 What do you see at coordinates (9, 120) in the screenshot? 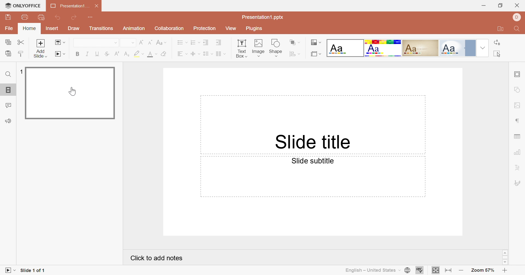
I see `Feedback and support` at bounding box center [9, 120].